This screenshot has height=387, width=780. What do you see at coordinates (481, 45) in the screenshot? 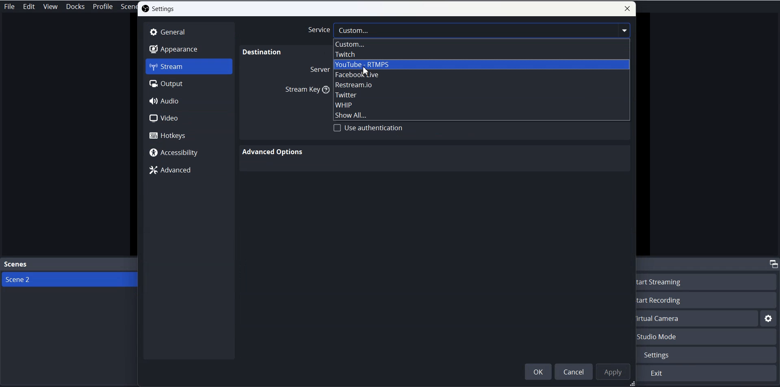
I see `Custom` at bounding box center [481, 45].